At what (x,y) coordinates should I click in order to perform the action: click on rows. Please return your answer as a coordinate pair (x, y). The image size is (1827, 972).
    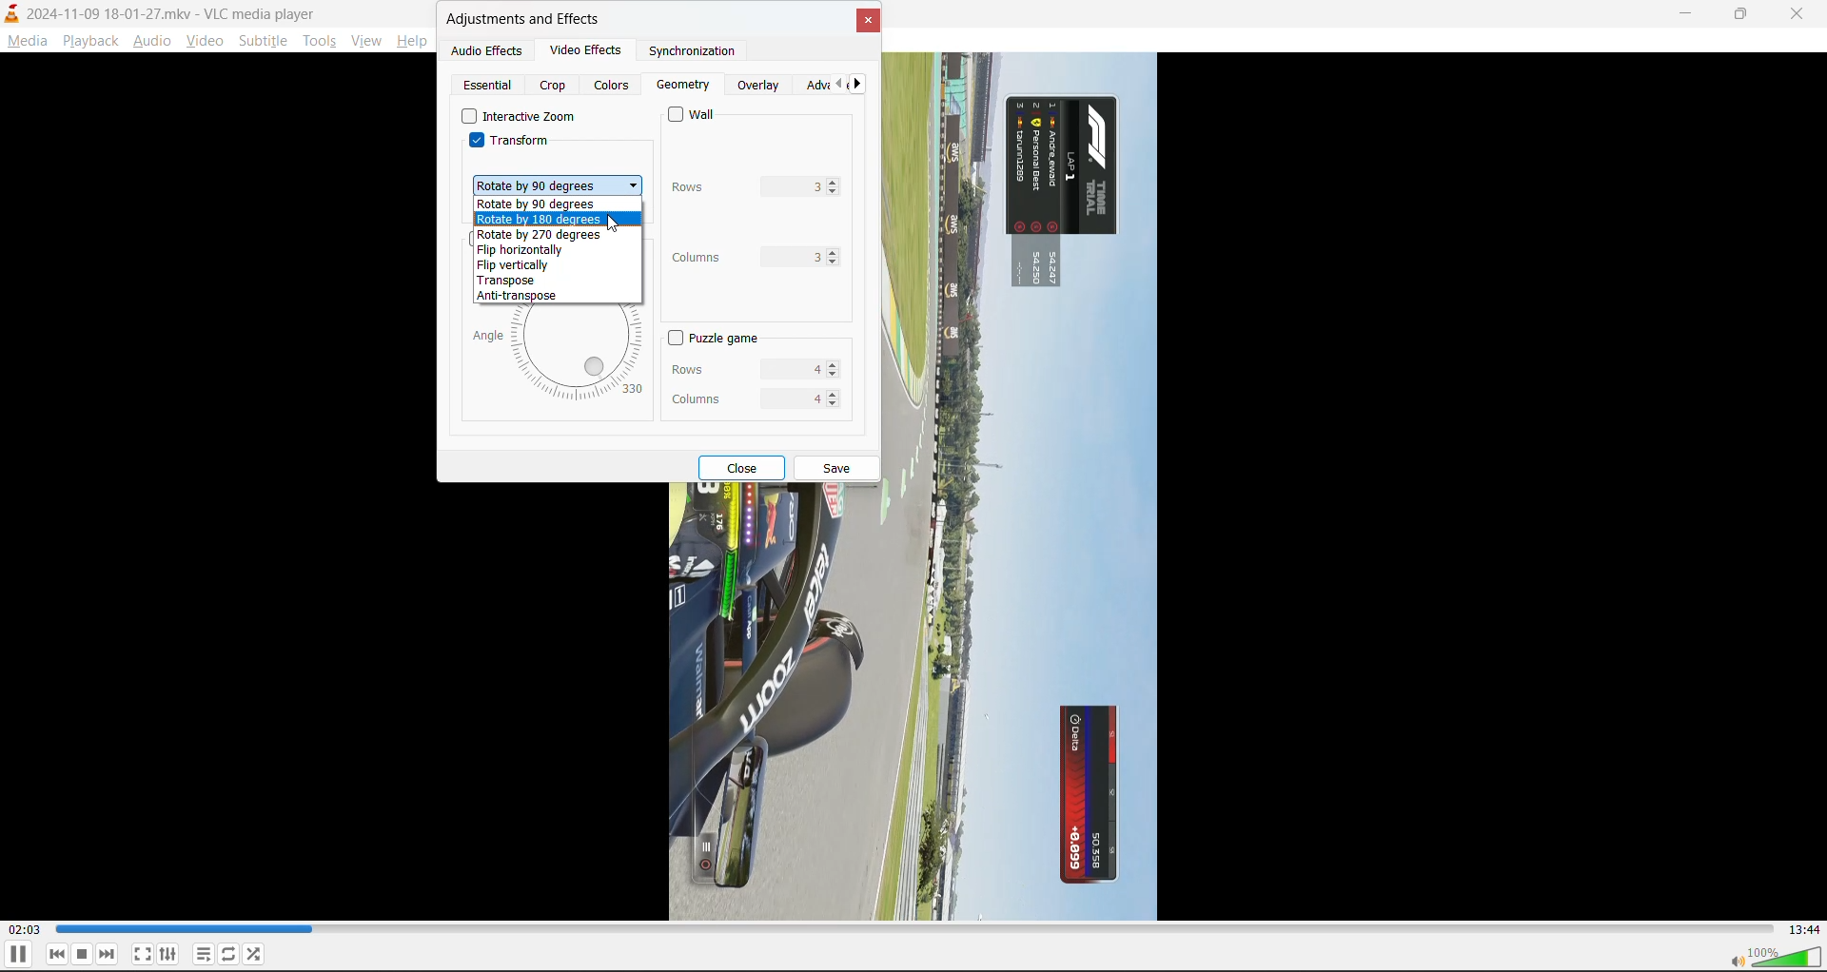
    Looking at the image, I should click on (737, 368).